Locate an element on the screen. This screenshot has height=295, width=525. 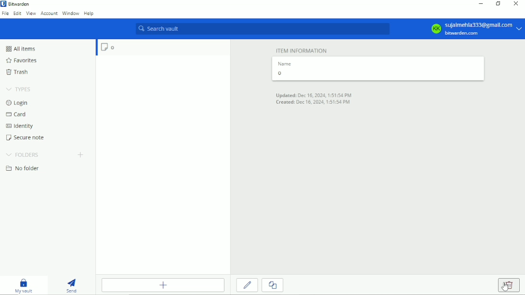
Item information is located at coordinates (302, 50).